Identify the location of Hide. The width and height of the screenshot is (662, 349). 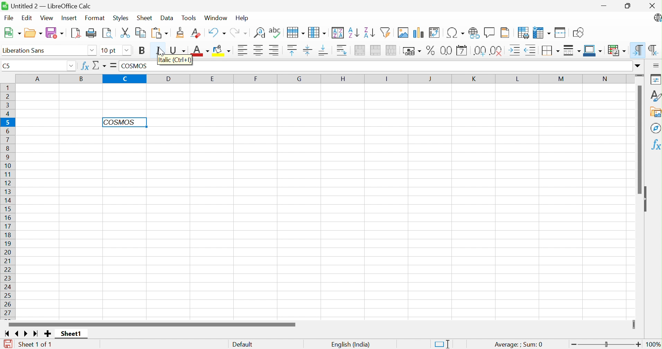
(647, 199).